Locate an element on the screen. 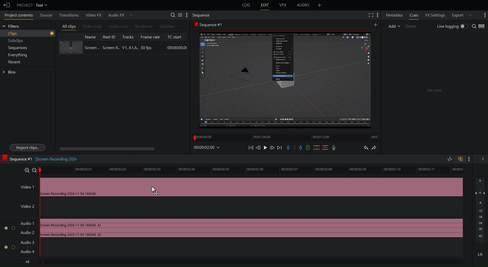  Sequence #1 is located at coordinates (211, 24).